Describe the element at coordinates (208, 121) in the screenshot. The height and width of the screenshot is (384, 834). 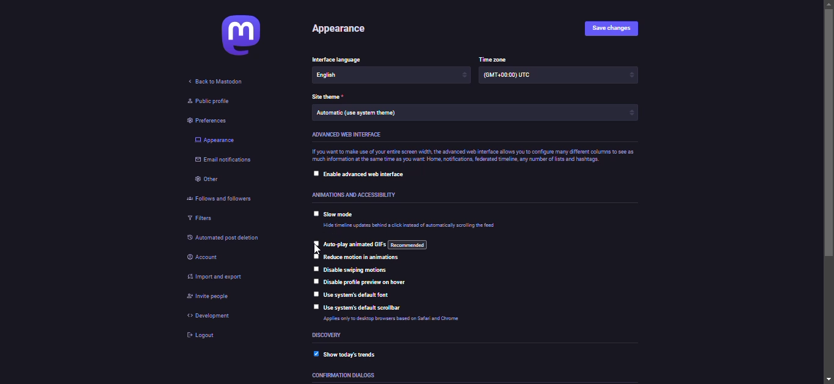
I see `preferences` at that location.